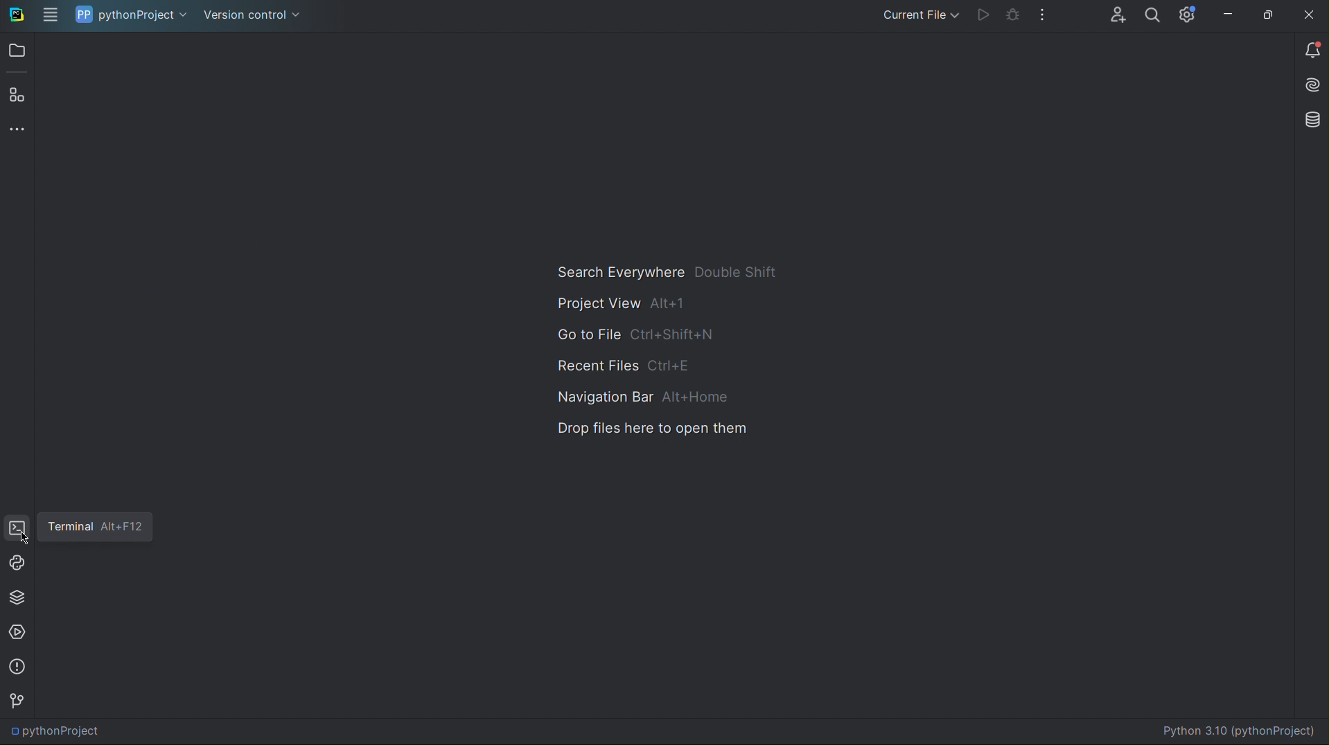 This screenshot has height=745, width=1329. What do you see at coordinates (621, 365) in the screenshot?
I see `Recent Files` at bounding box center [621, 365].